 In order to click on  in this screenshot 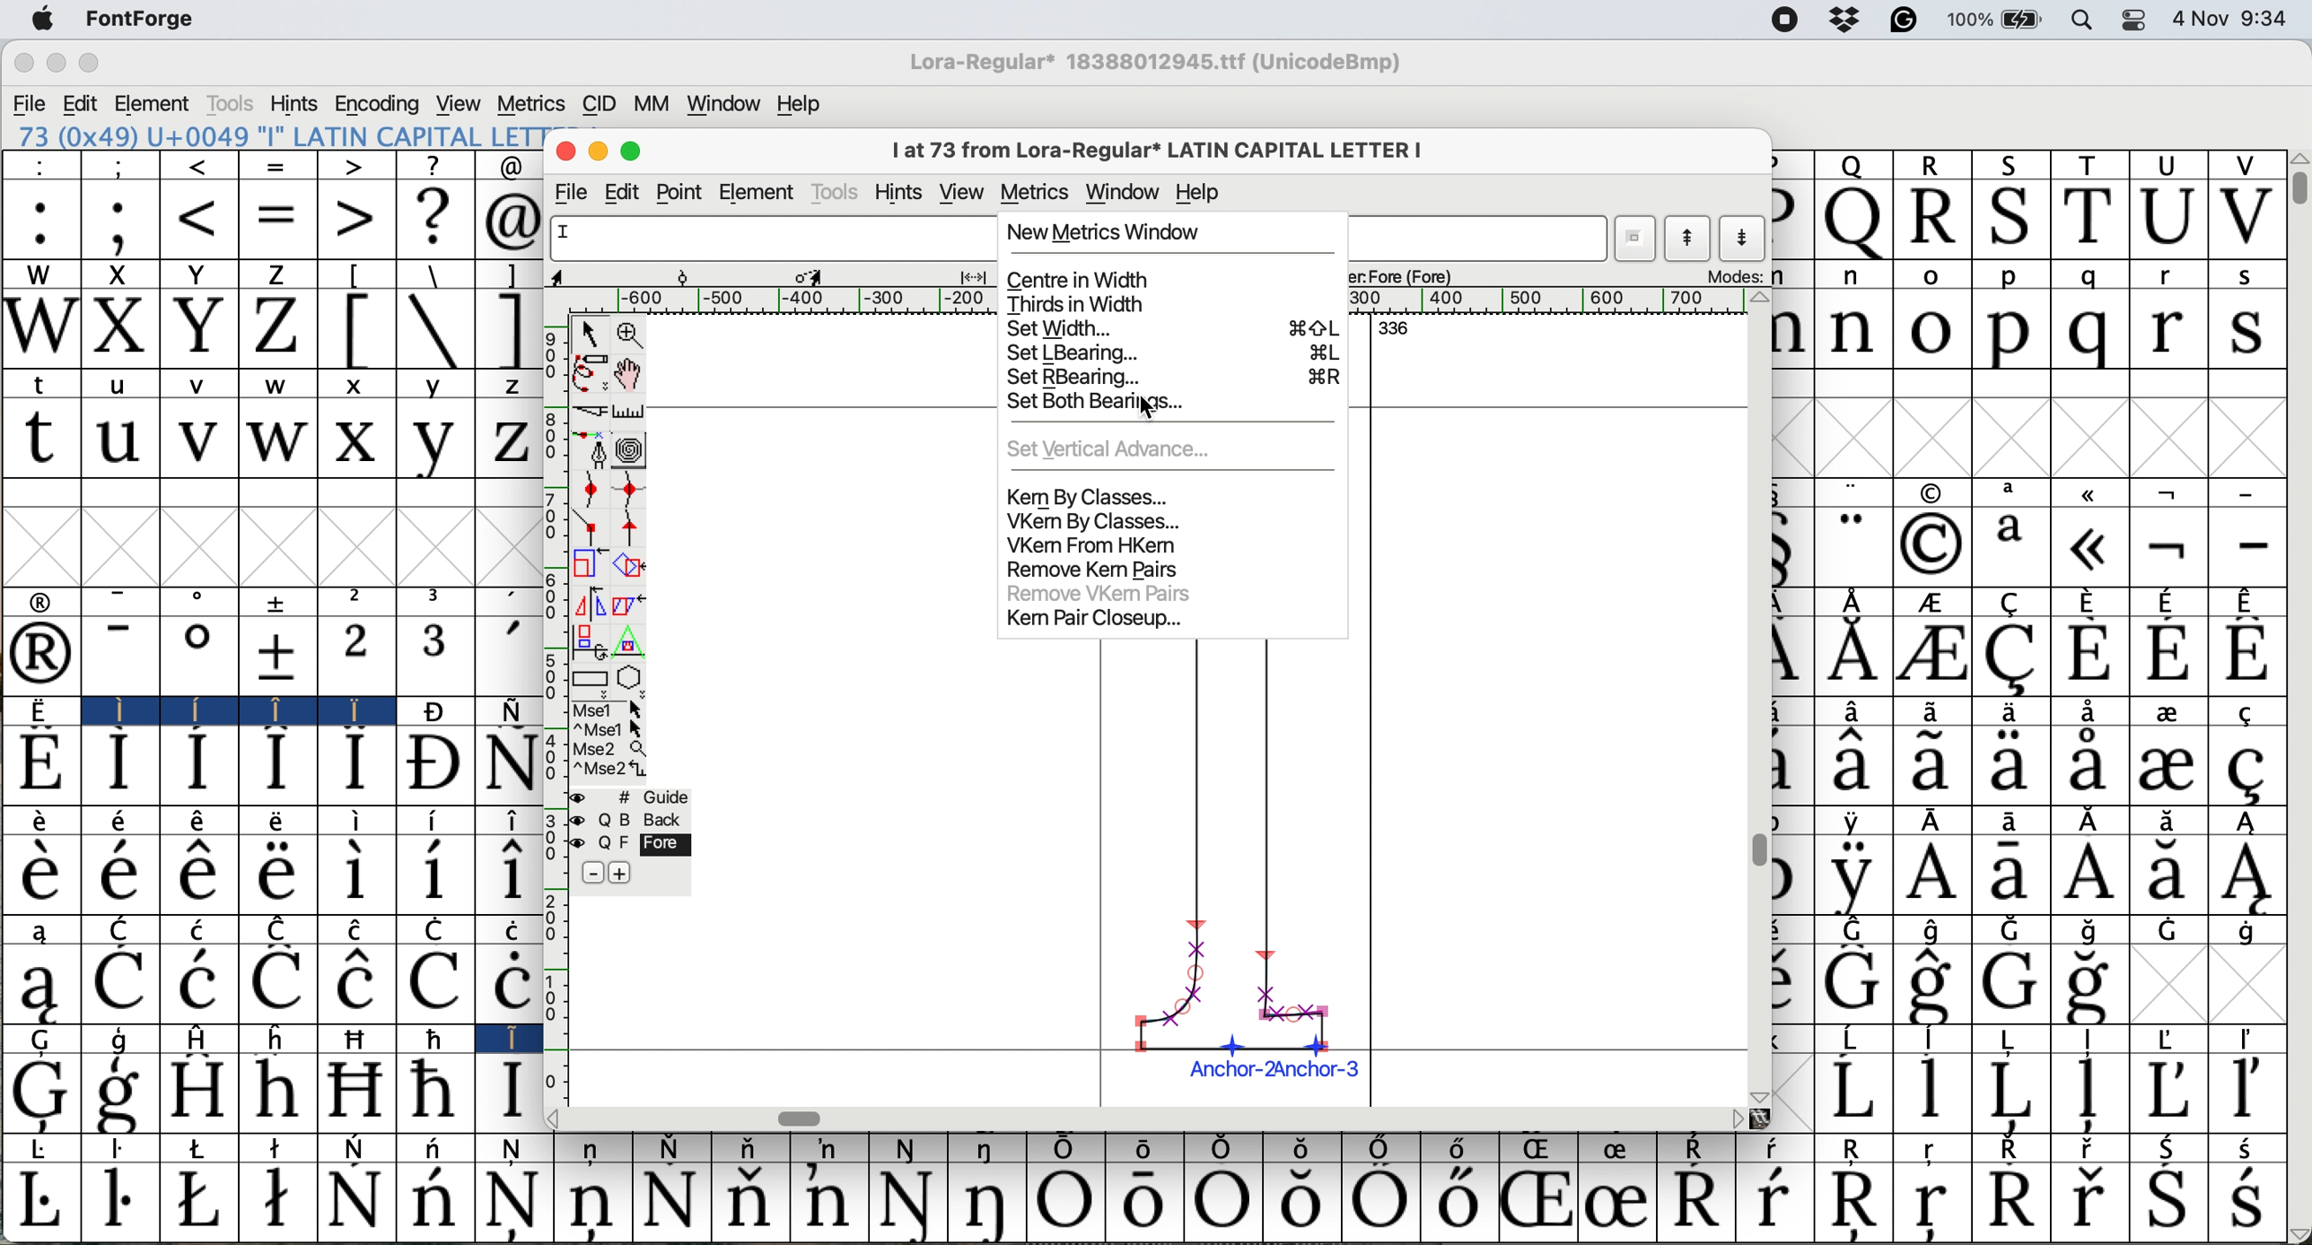, I will do `click(1758, 299)`.